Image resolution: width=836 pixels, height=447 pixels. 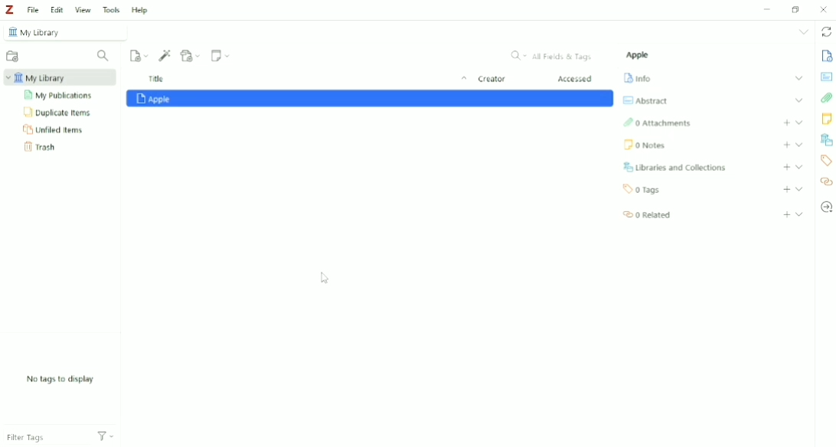 What do you see at coordinates (576, 80) in the screenshot?
I see `Accessed` at bounding box center [576, 80].